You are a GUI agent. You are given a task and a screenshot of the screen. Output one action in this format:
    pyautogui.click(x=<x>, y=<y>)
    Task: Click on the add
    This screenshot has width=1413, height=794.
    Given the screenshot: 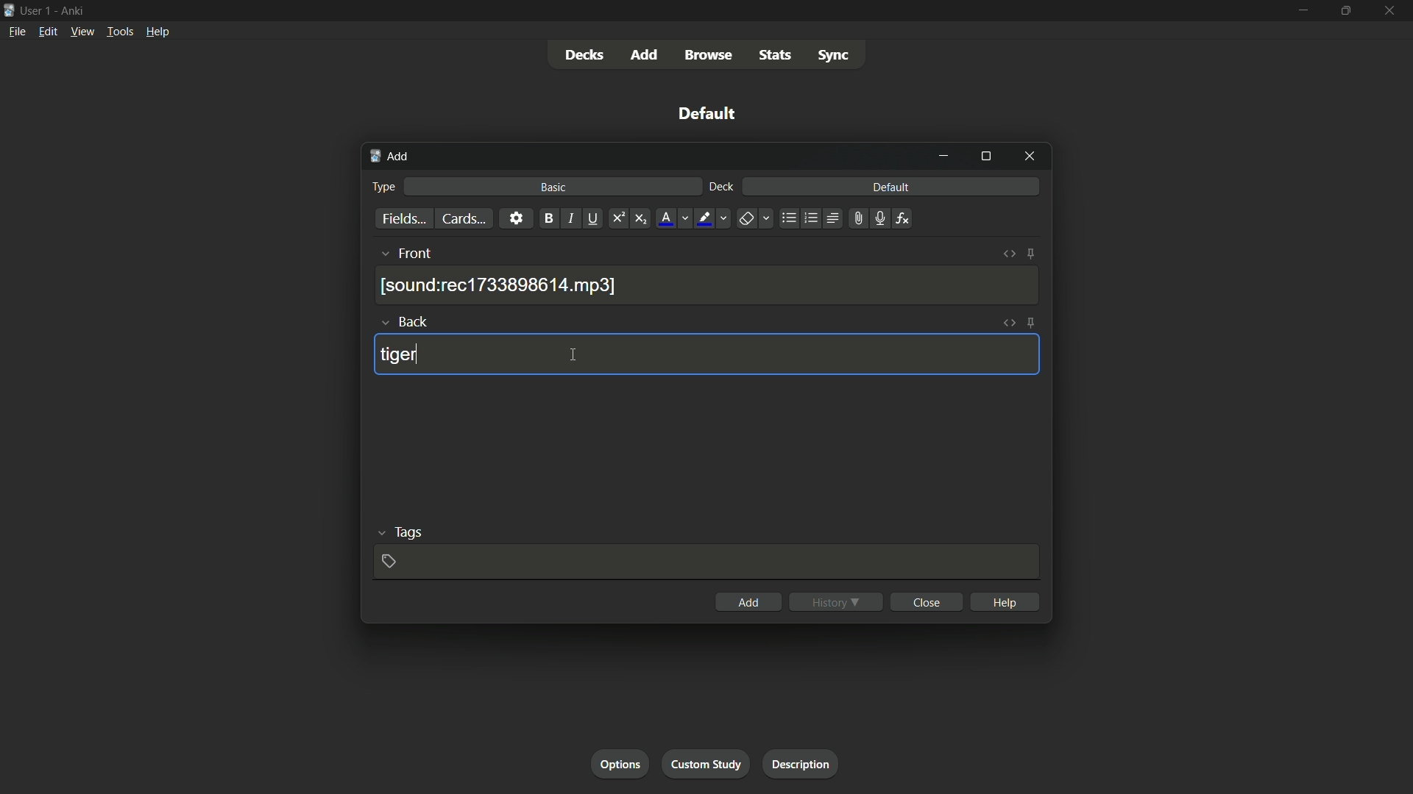 What is the action you would take?
    pyautogui.click(x=747, y=602)
    